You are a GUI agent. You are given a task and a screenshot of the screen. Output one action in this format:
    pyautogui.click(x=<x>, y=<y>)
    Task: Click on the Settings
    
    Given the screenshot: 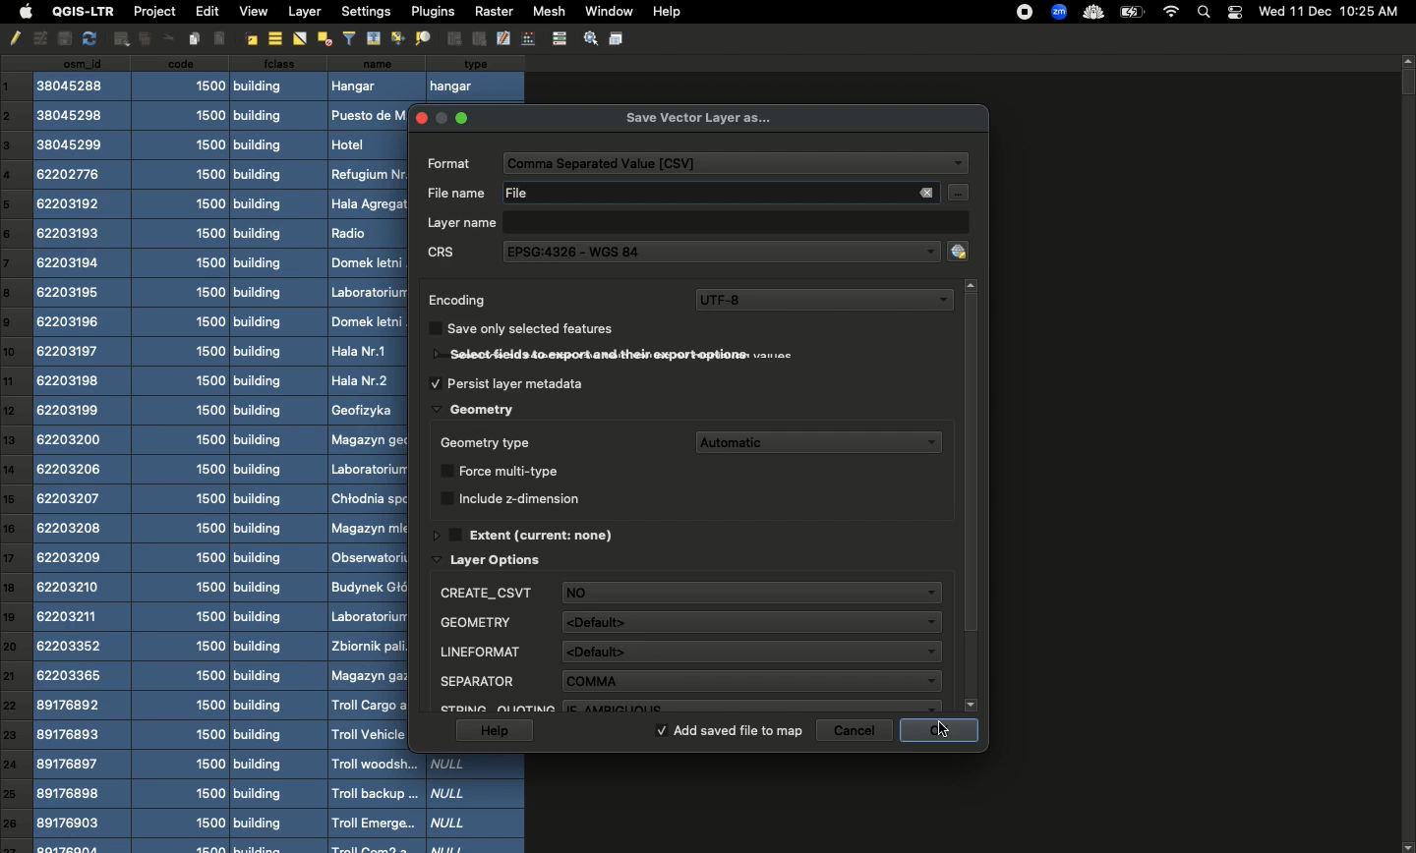 What is the action you would take?
    pyautogui.click(x=365, y=11)
    